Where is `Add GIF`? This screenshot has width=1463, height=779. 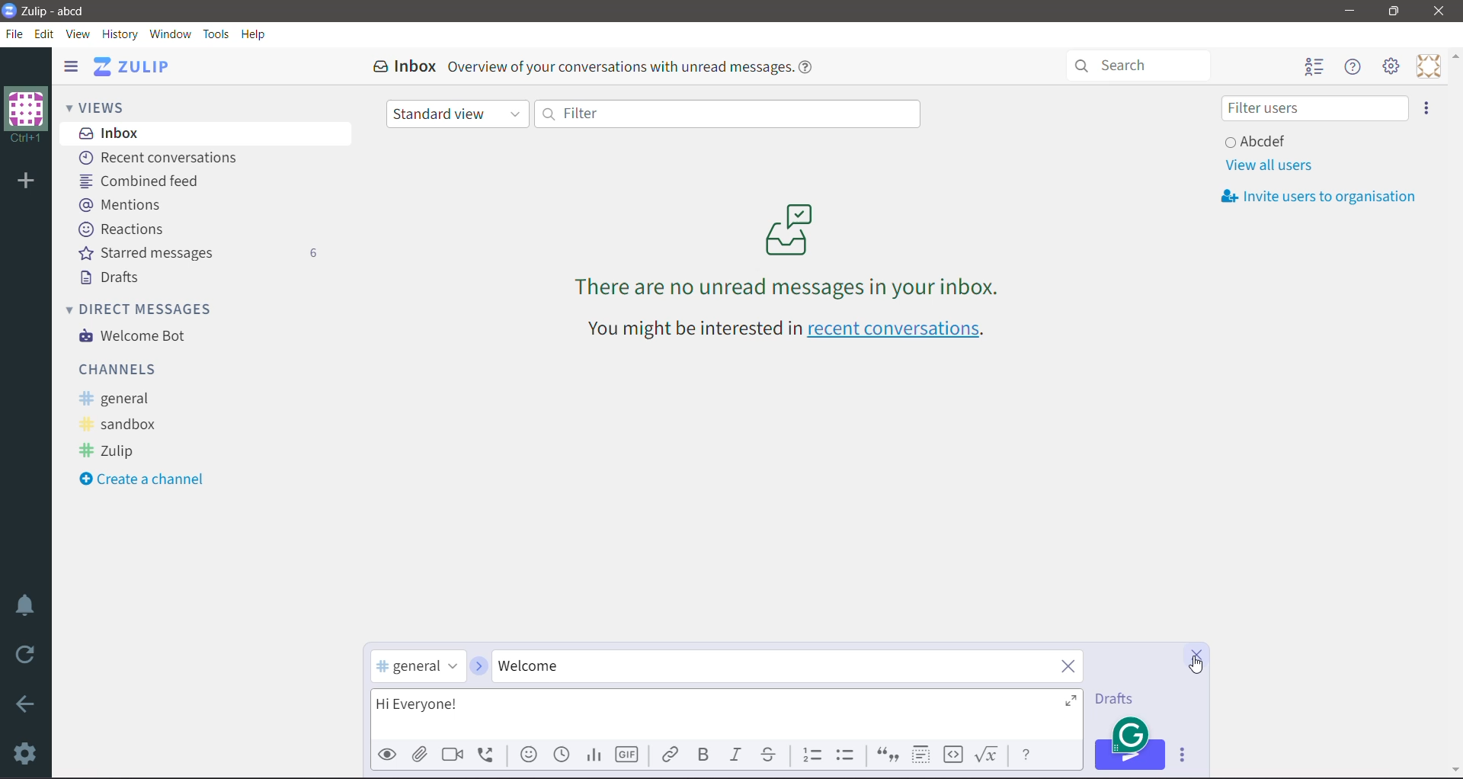
Add GIF is located at coordinates (626, 755).